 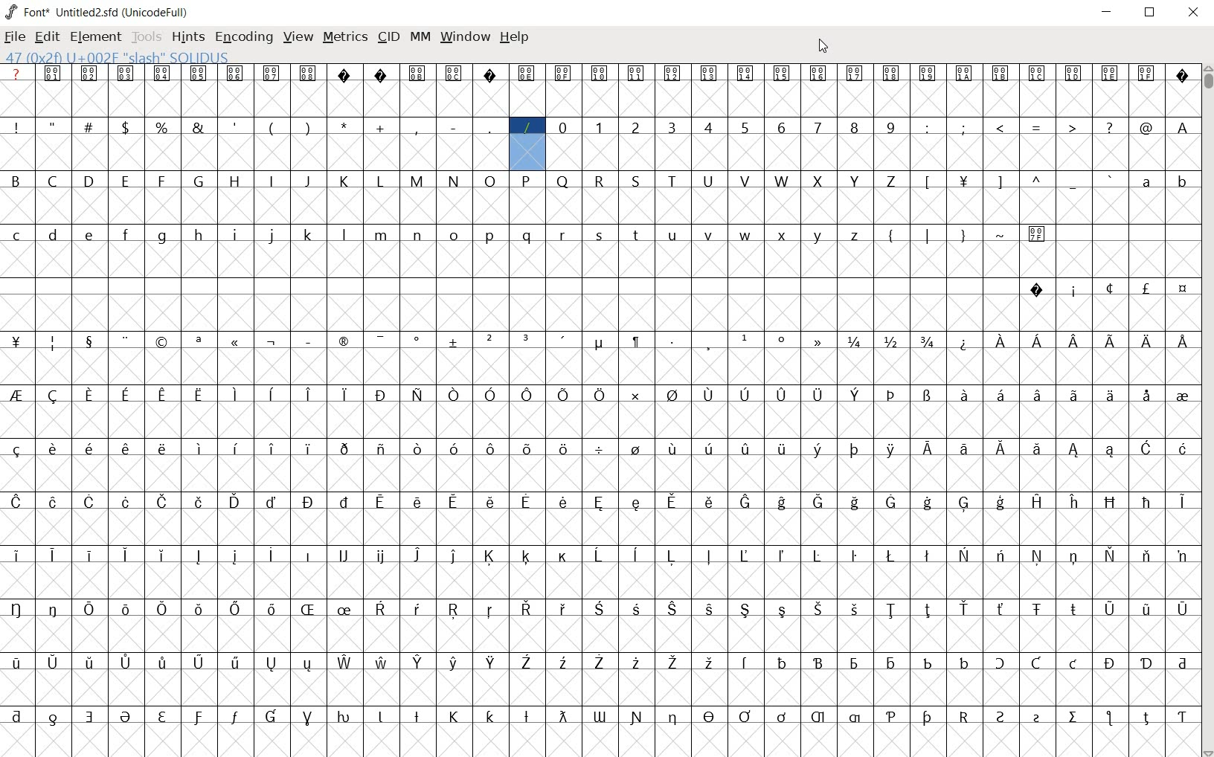 What do you see at coordinates (454, 610) in the screenshot?
I see `glyph` at bounding box center [454, 610].